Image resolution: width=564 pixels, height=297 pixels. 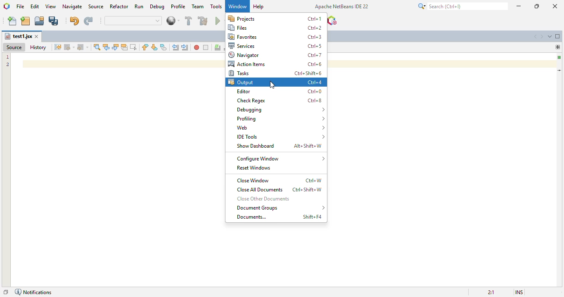 I want to click on source, so click(x=97, y=6).